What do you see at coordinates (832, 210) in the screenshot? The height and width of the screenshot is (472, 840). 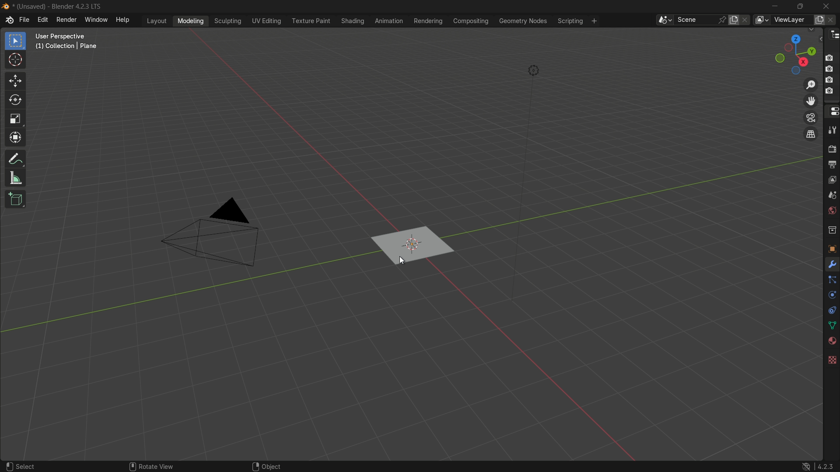 I see `` at bounding box center [832, 210].